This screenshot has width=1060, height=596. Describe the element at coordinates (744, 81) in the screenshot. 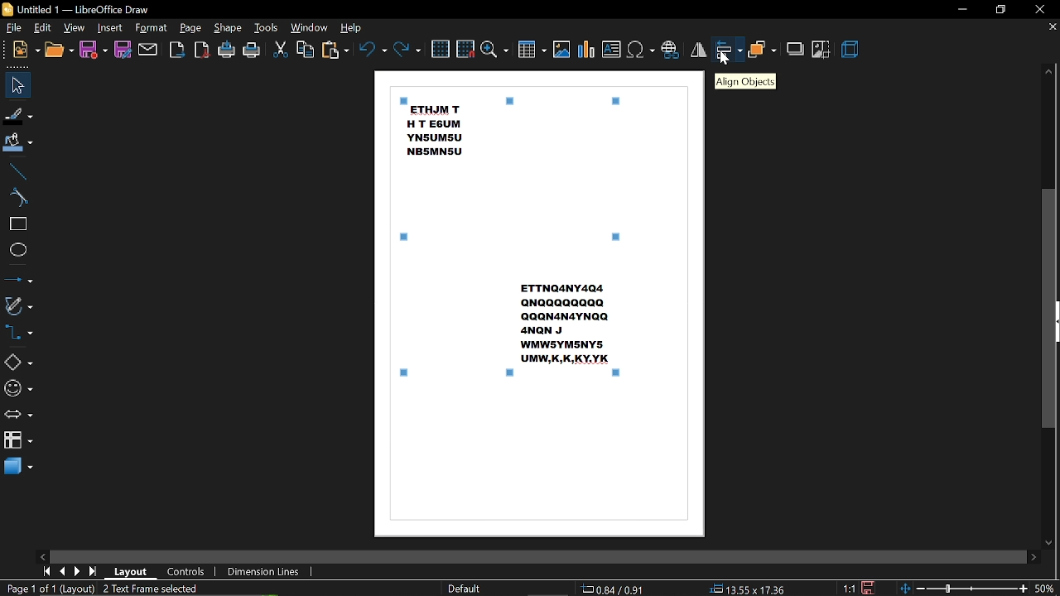

I see `align objects` at that location.